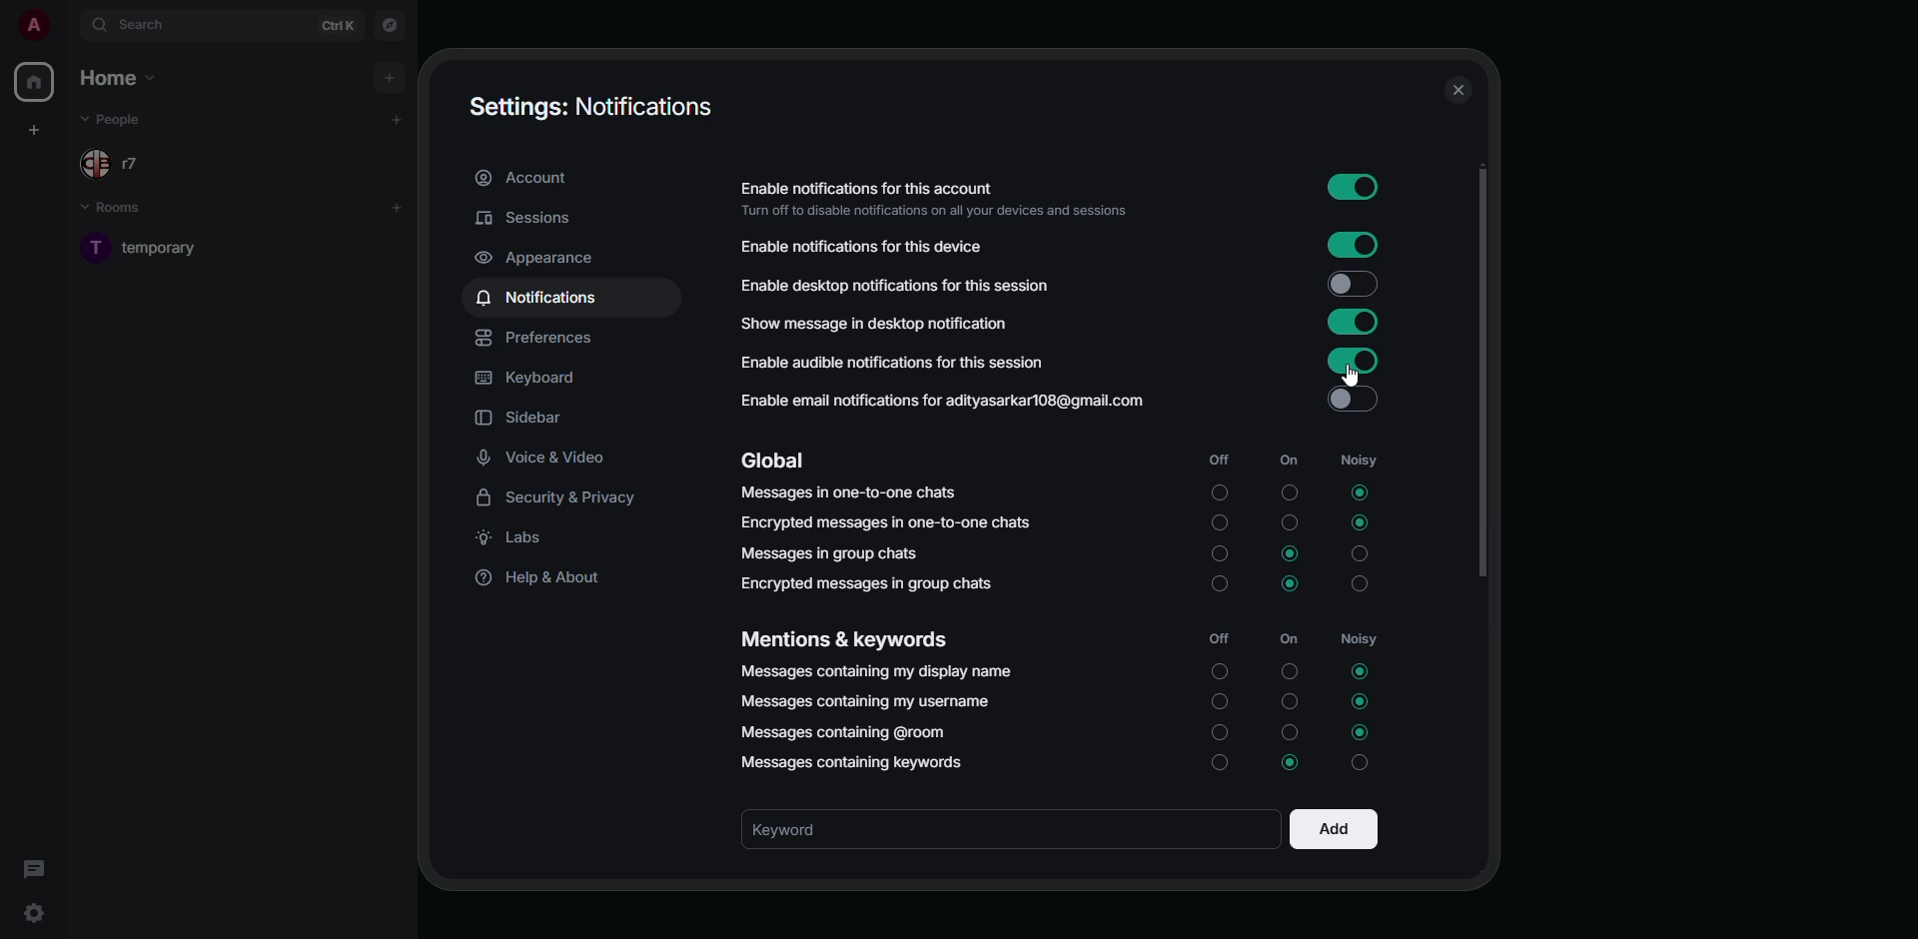 This screenshot has height=939, width=1918. Describe the element at coordinates (830, 552) in the screenshot. I see `messages in group chat` at that location.